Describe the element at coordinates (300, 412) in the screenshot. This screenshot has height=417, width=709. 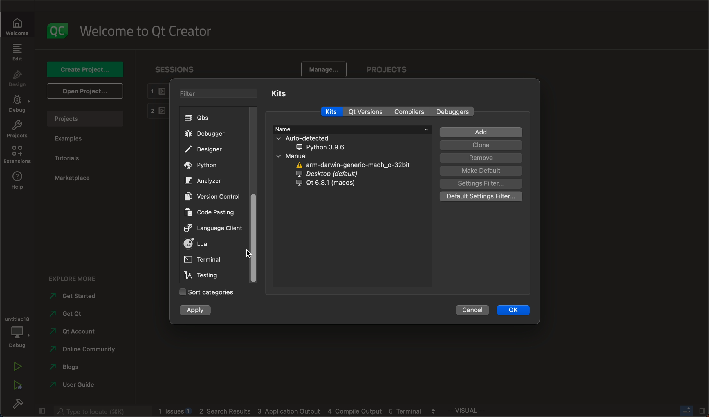
I see `logs` at that location.